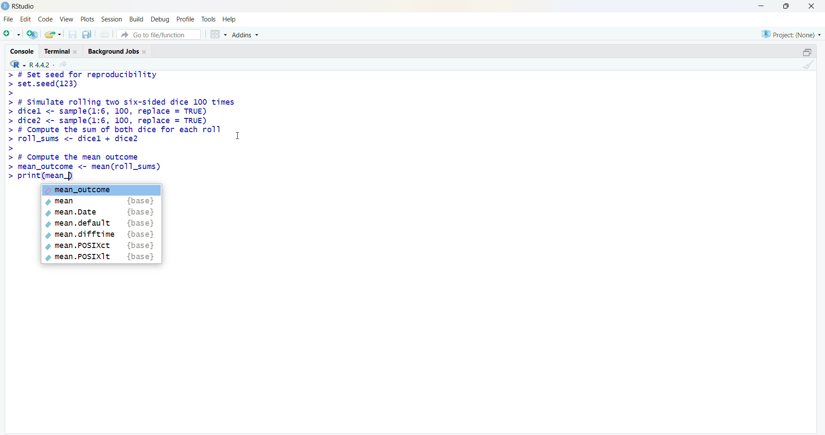 The width and height of the screenshot is (825, 435). Describe the element at coordinates (219, 34) in the screenshot. I see `grid` at that location.